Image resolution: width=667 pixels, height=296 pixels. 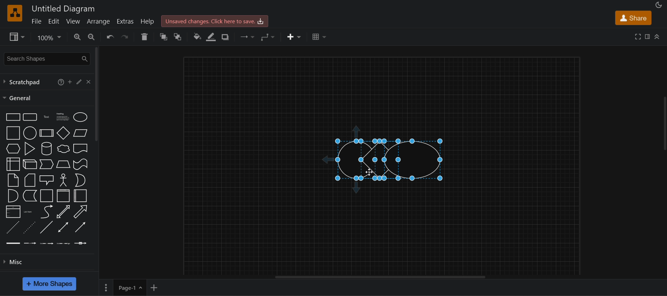 I want to click on fullscreen, so click(x=638, y=36).